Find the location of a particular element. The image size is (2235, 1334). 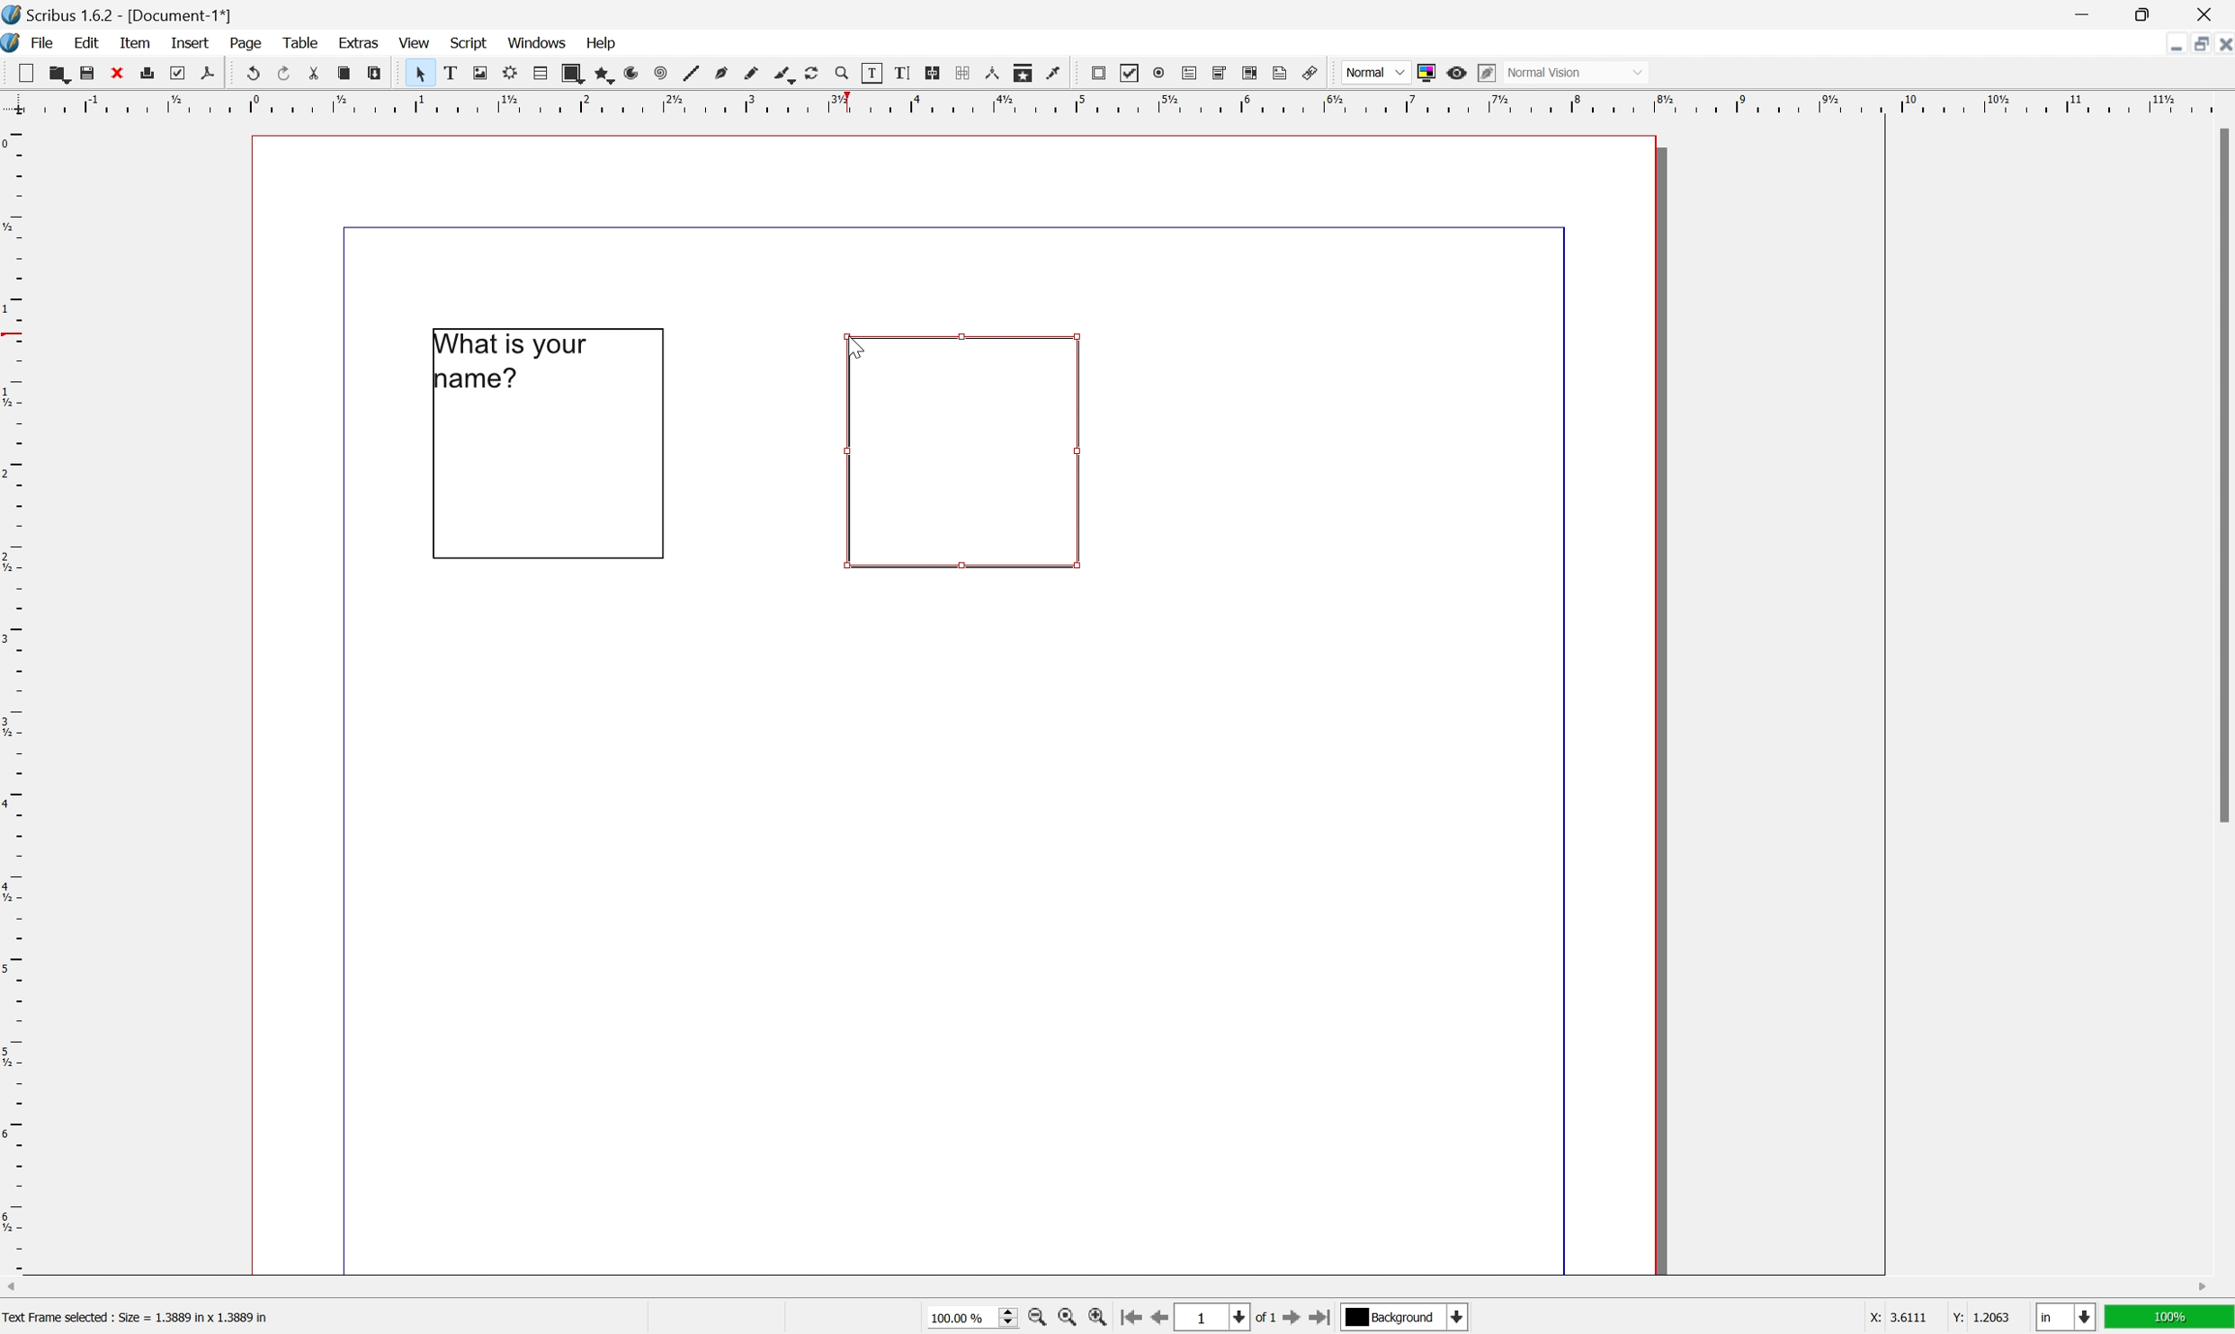

text frame is located at coordinates (448, 73).